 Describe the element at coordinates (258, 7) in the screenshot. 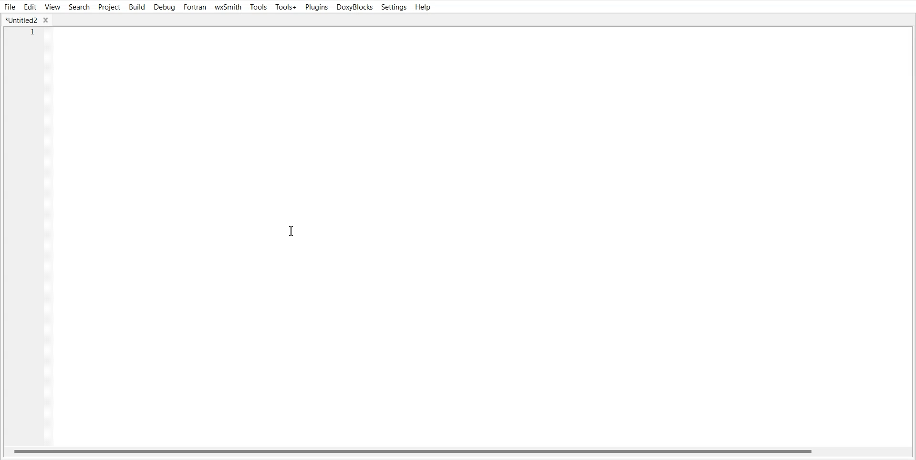

I see `Tools` at that location.